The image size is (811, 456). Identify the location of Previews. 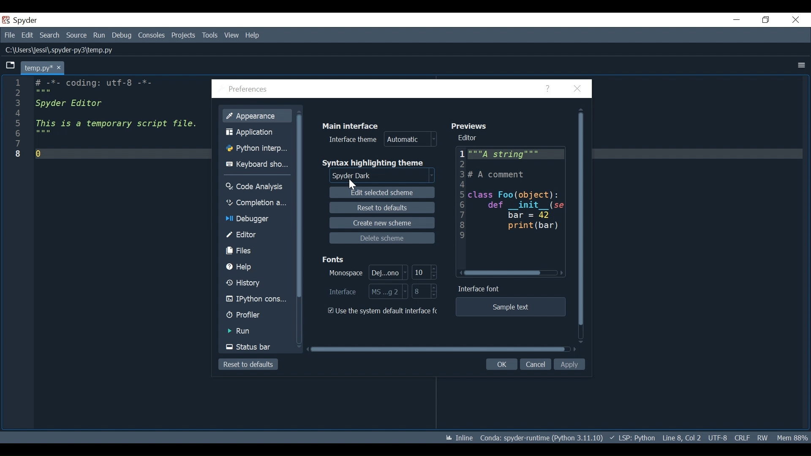
(469, 126).